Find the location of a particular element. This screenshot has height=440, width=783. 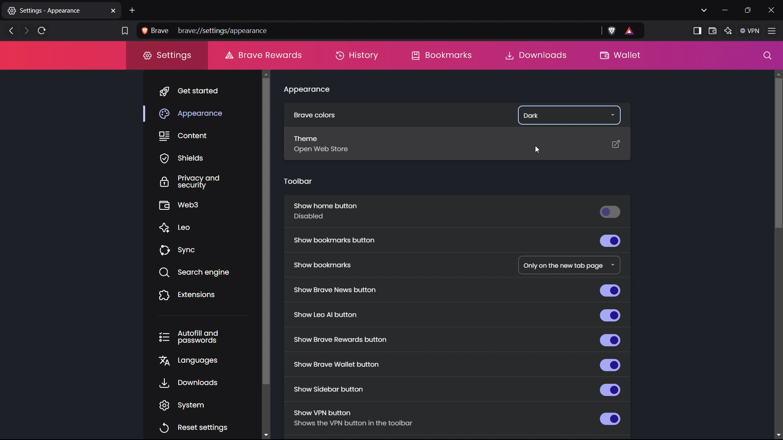

show home button Disabled is located at coordinates (457, 211).